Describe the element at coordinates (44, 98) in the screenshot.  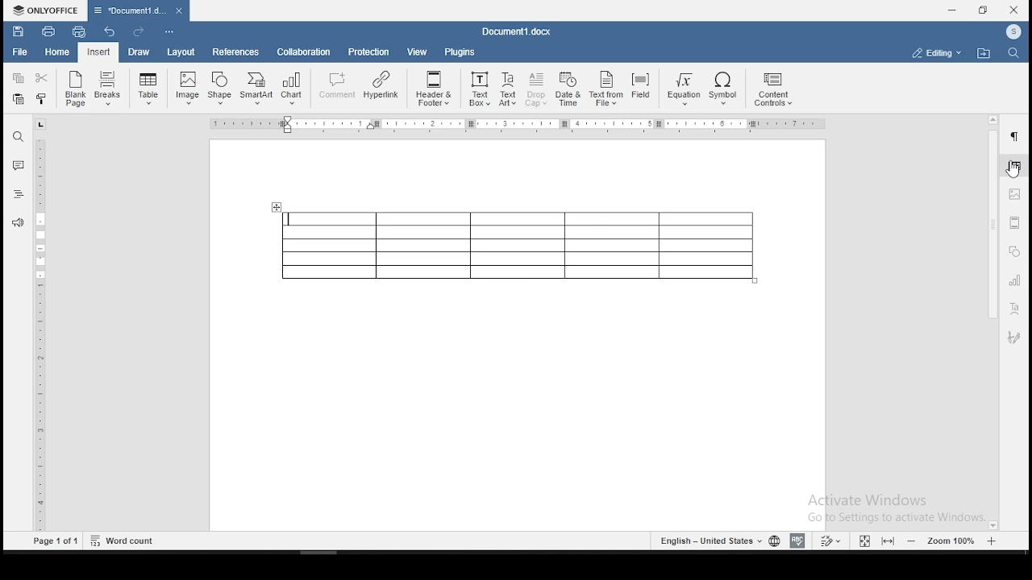
I see `copy formatting` at that location.